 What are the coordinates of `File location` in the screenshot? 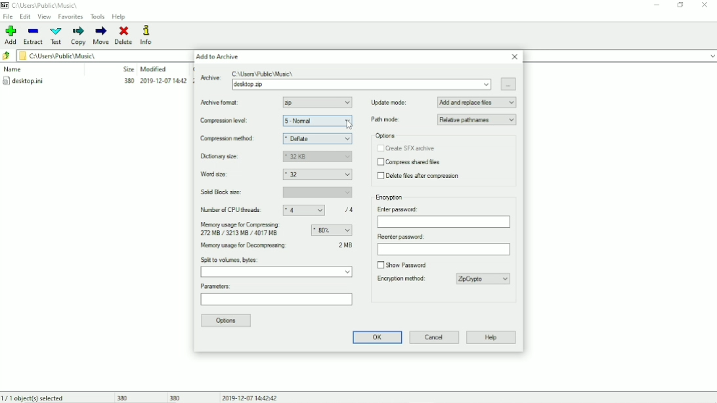 It's located at (100, 55).